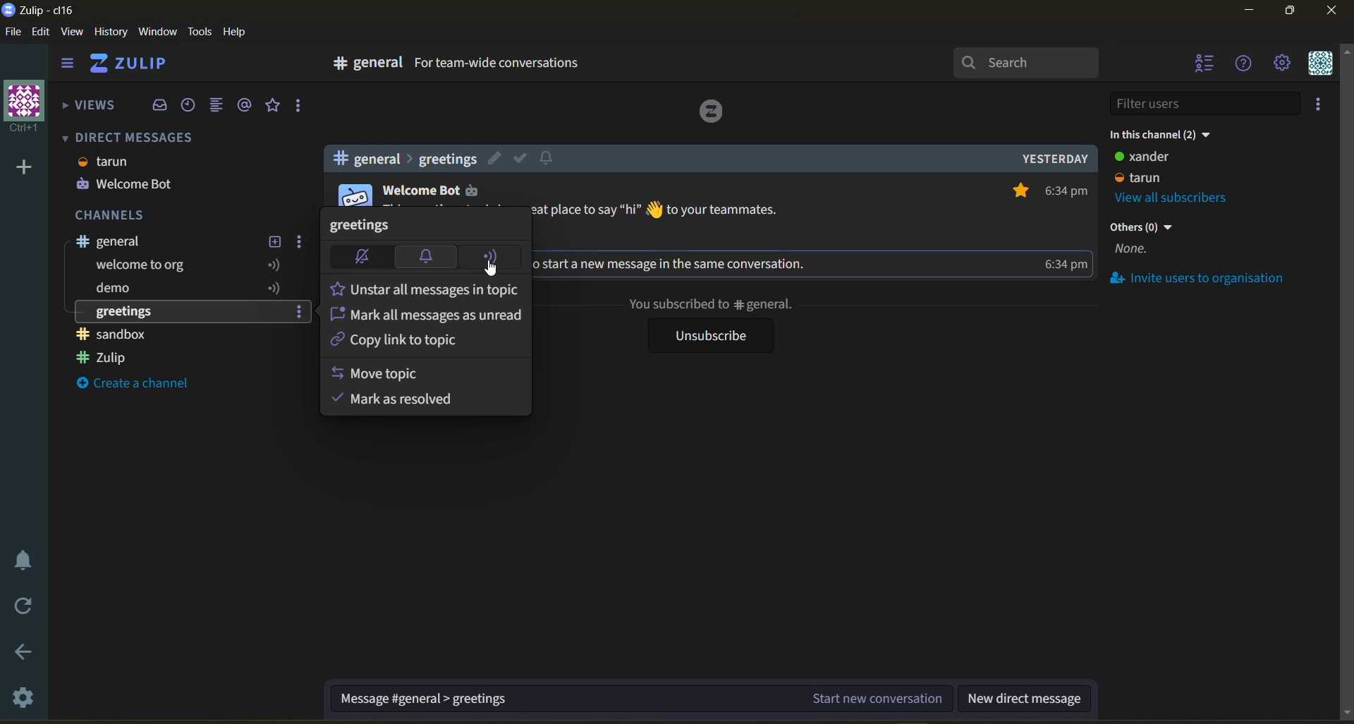  I want to click on mentions, so click(248, 105).